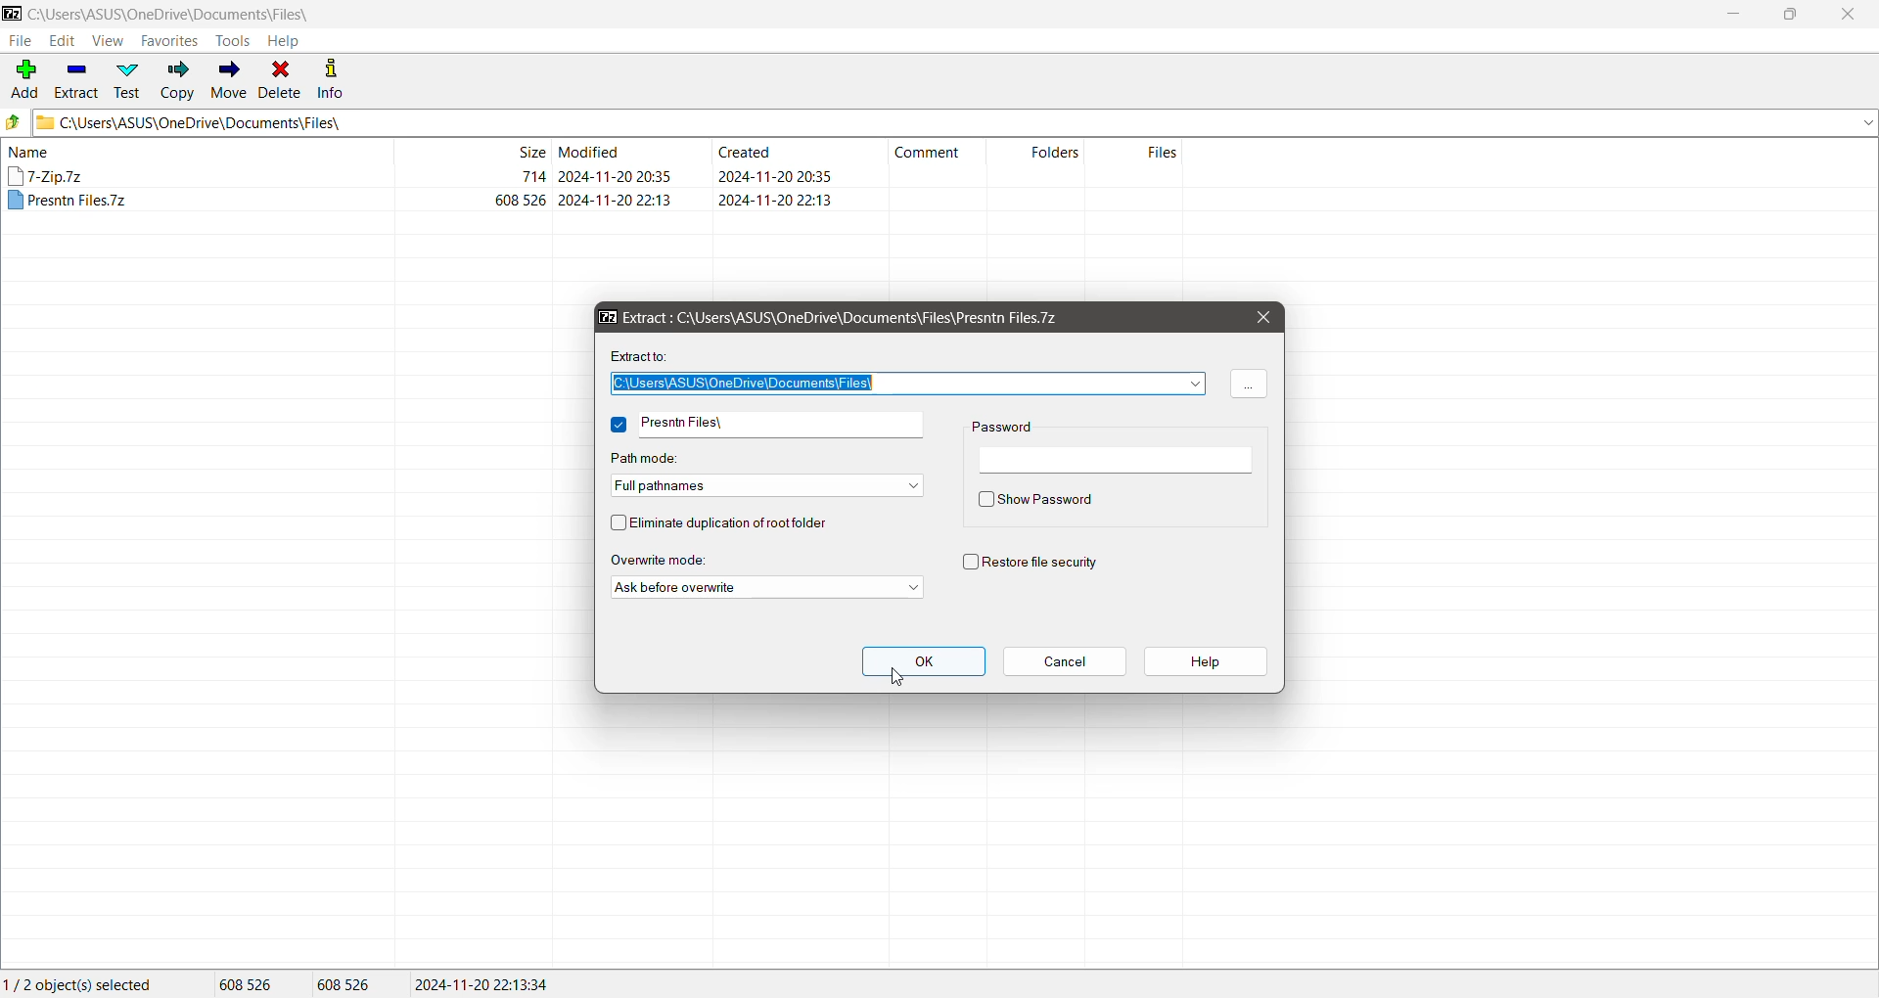 This screenshot has height=998, width=1879. Describe the element at coordinates (483, 984) in the screenshot. I see `Modified Date of the selected file` at that location.